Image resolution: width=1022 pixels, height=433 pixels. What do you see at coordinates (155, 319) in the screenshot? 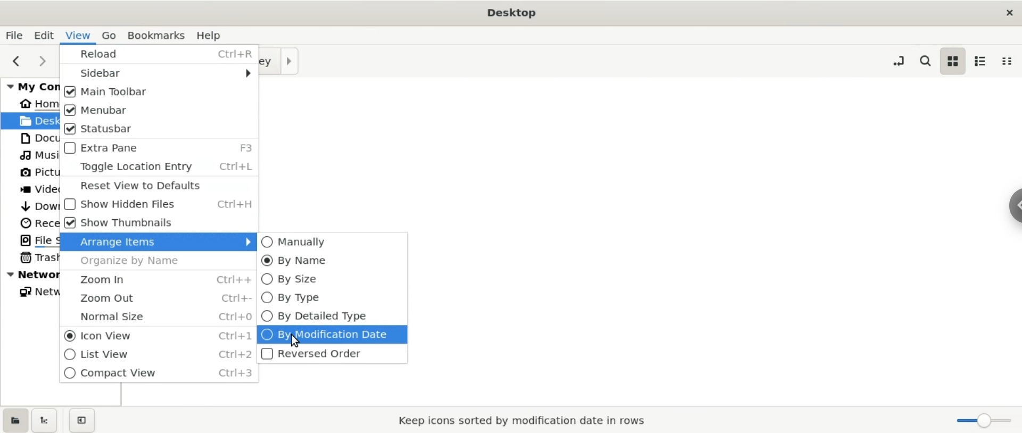
I see `normal size` at bounding box center [155, 319].